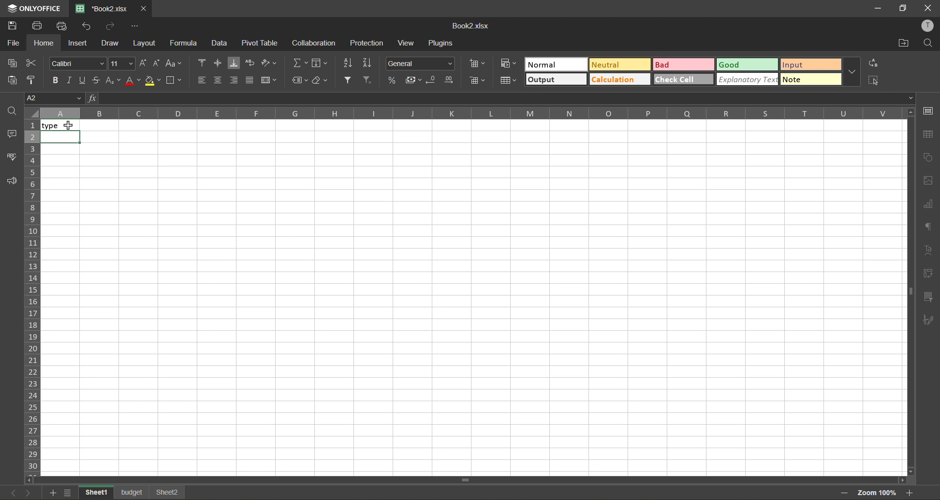  What do you see at coordinates (31, 61) in the screenshot?
I see `cut` at bounding box center [31, 61].